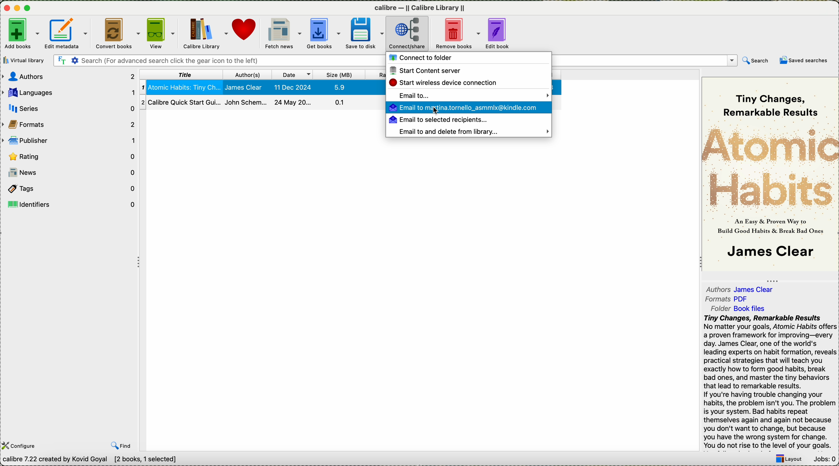 Image resolution: width=839 pixels, height=466 pixels. Describe the element at coordinates (366, 34) in the screenshot. I see `save to disk` at that location.